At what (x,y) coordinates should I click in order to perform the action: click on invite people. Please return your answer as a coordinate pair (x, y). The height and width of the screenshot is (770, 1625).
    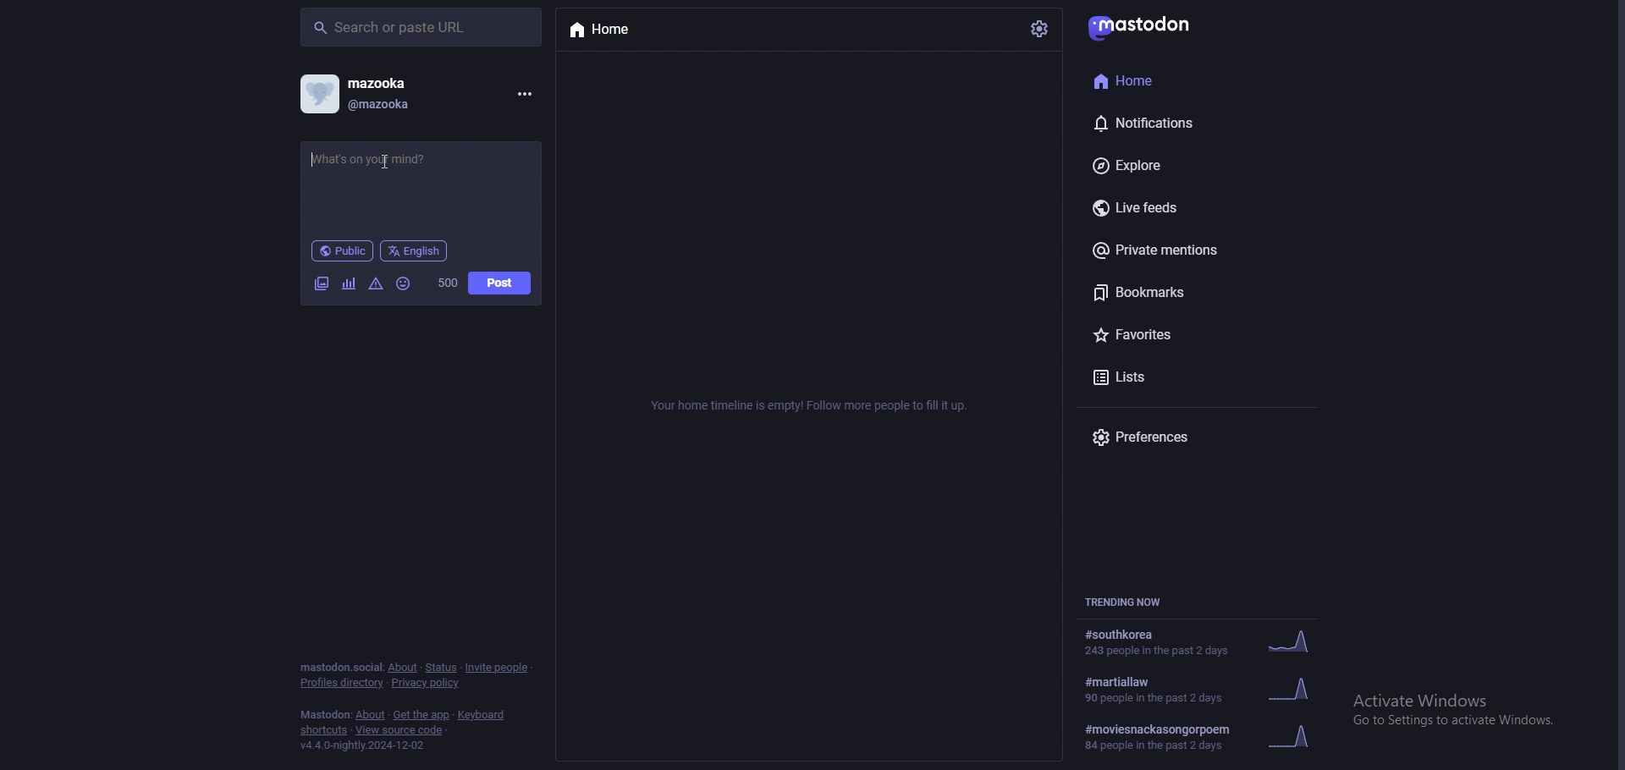
    Looking at the image, I should click on (498, 668).